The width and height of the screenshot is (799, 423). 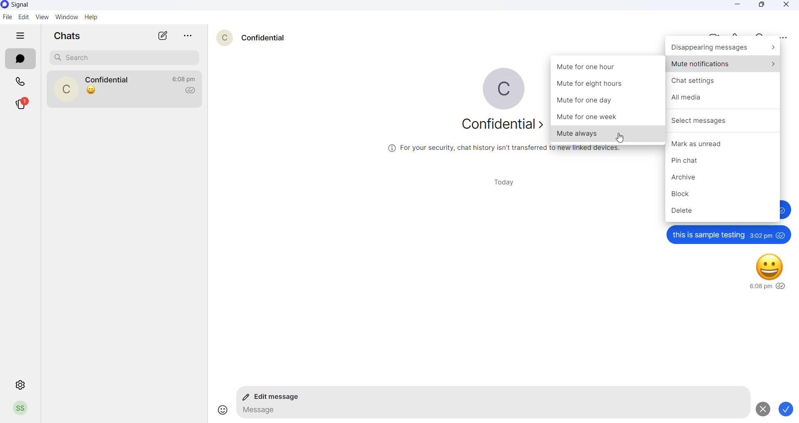 What do you see at coordinates (782, 286) in the screenshot?
I see `seen` at bounding box center [782, 286].